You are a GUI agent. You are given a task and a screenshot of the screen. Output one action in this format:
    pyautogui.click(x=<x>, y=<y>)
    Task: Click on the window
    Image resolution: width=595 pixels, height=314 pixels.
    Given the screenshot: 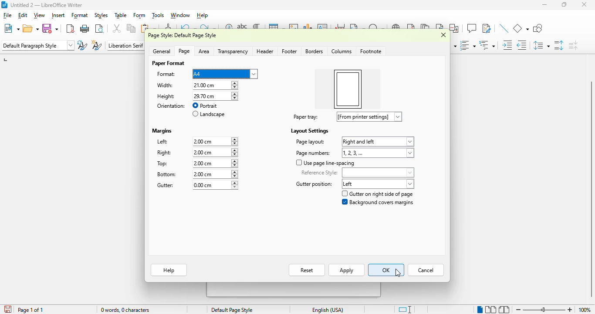 What is the action you would take?
    pyautogui.click(x=180, y=15)
    